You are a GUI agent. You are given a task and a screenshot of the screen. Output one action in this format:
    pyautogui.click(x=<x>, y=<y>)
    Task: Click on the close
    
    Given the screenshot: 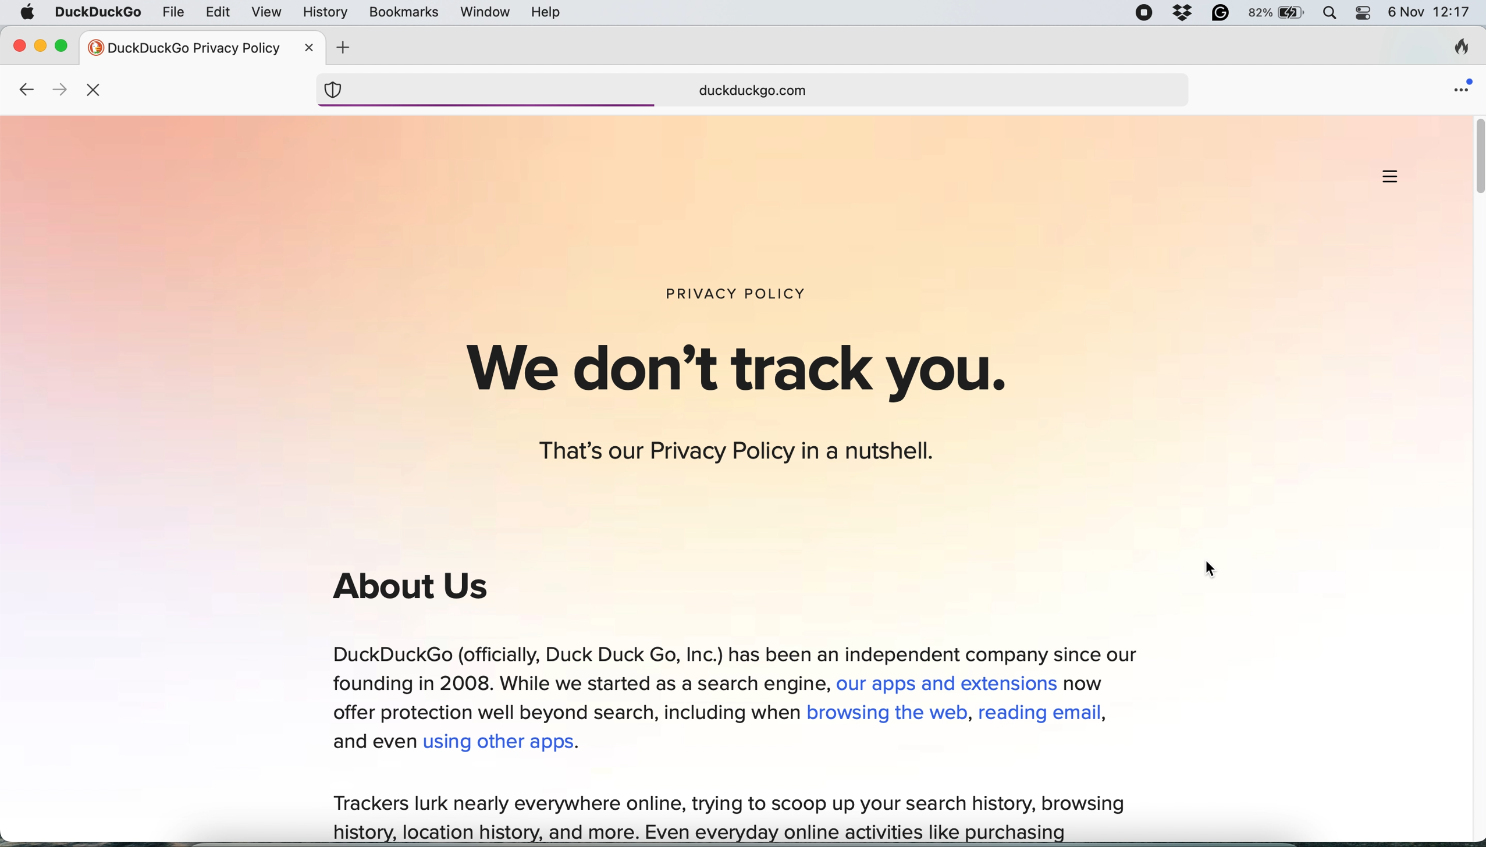 What is the action you would take?
    pyautogui.click(x=15, y=46)
    